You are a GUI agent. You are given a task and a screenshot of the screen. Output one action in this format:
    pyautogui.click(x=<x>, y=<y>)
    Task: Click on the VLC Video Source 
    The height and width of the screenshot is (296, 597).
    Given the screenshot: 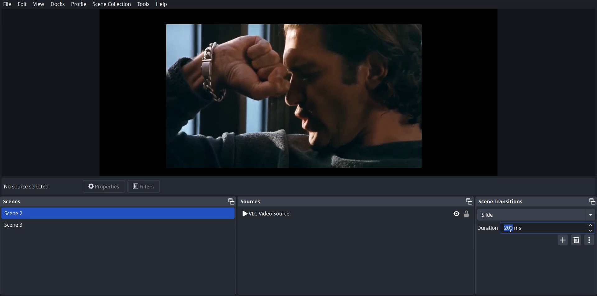 What is the action you would take?
    pyautogui.click(x=268, y=215)
    